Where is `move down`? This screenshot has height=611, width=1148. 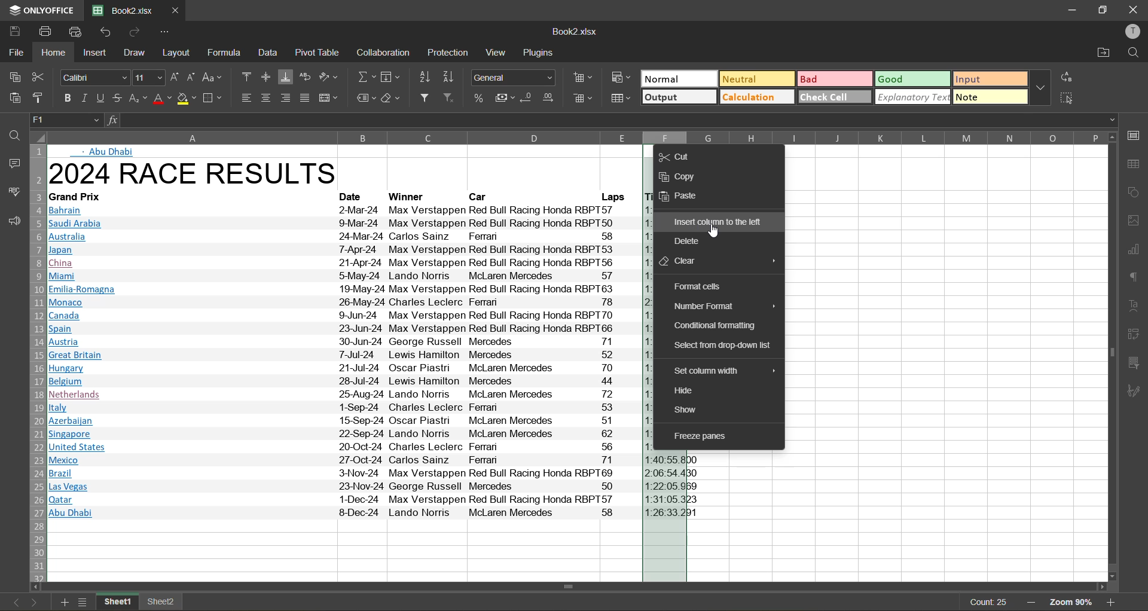 move down is located at coordinates (1113, 577).